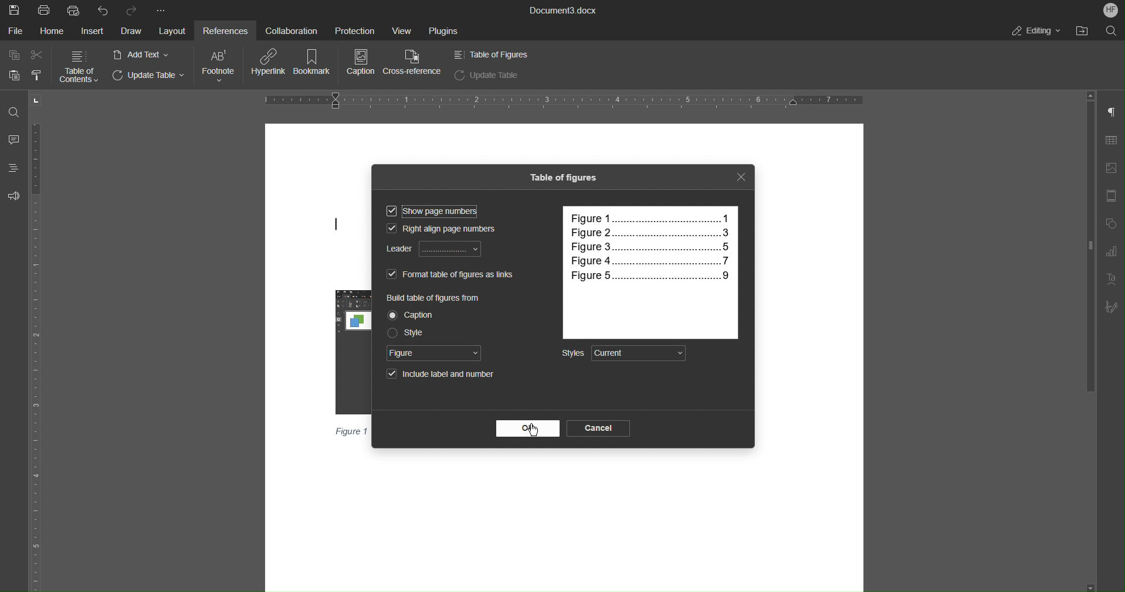 The height and width of the screenshot is (592, 1125). I want to click on Format table of figures as links, so click(450, 274).